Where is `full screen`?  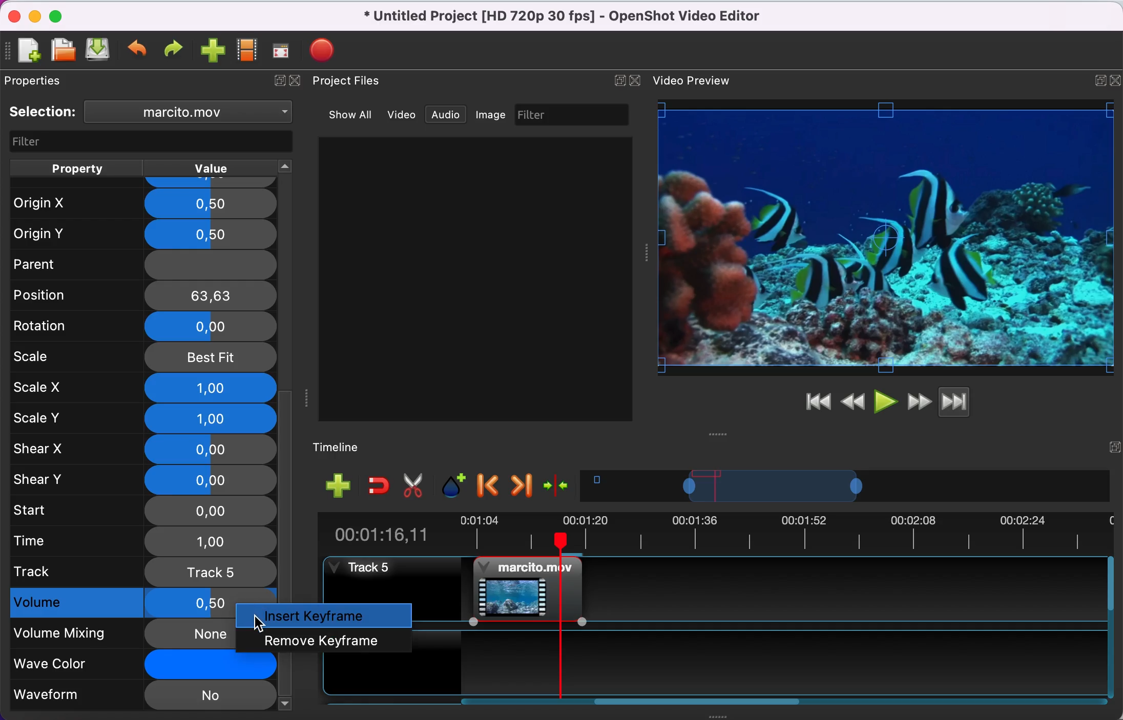
full screen is located at coordinates (284, 51).